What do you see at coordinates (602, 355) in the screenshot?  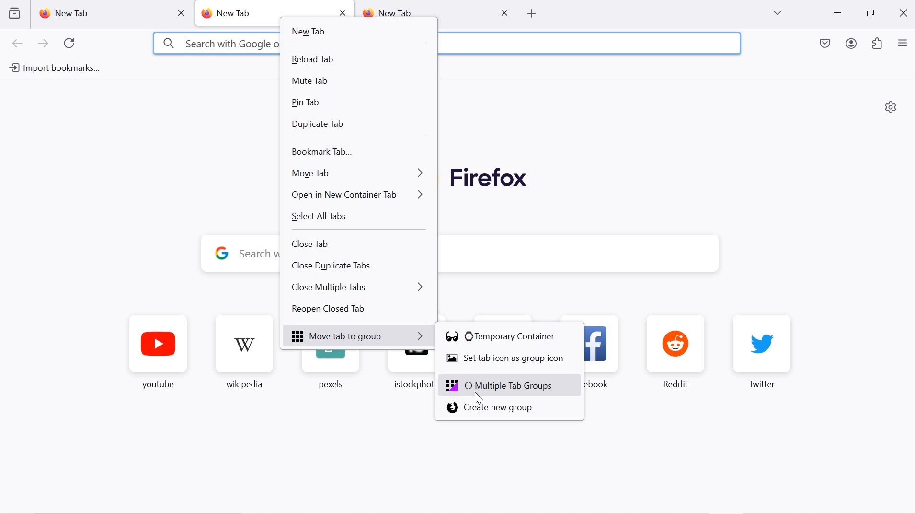 I see `facebook favorite` at bounding box center [602, 355].